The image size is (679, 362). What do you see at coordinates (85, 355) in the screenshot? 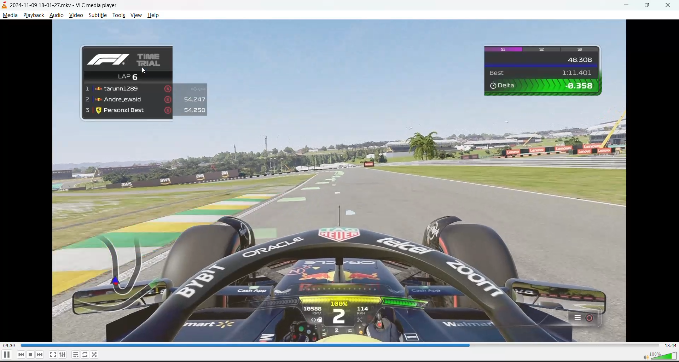
I see `loop` at bounding box center [85, 355].